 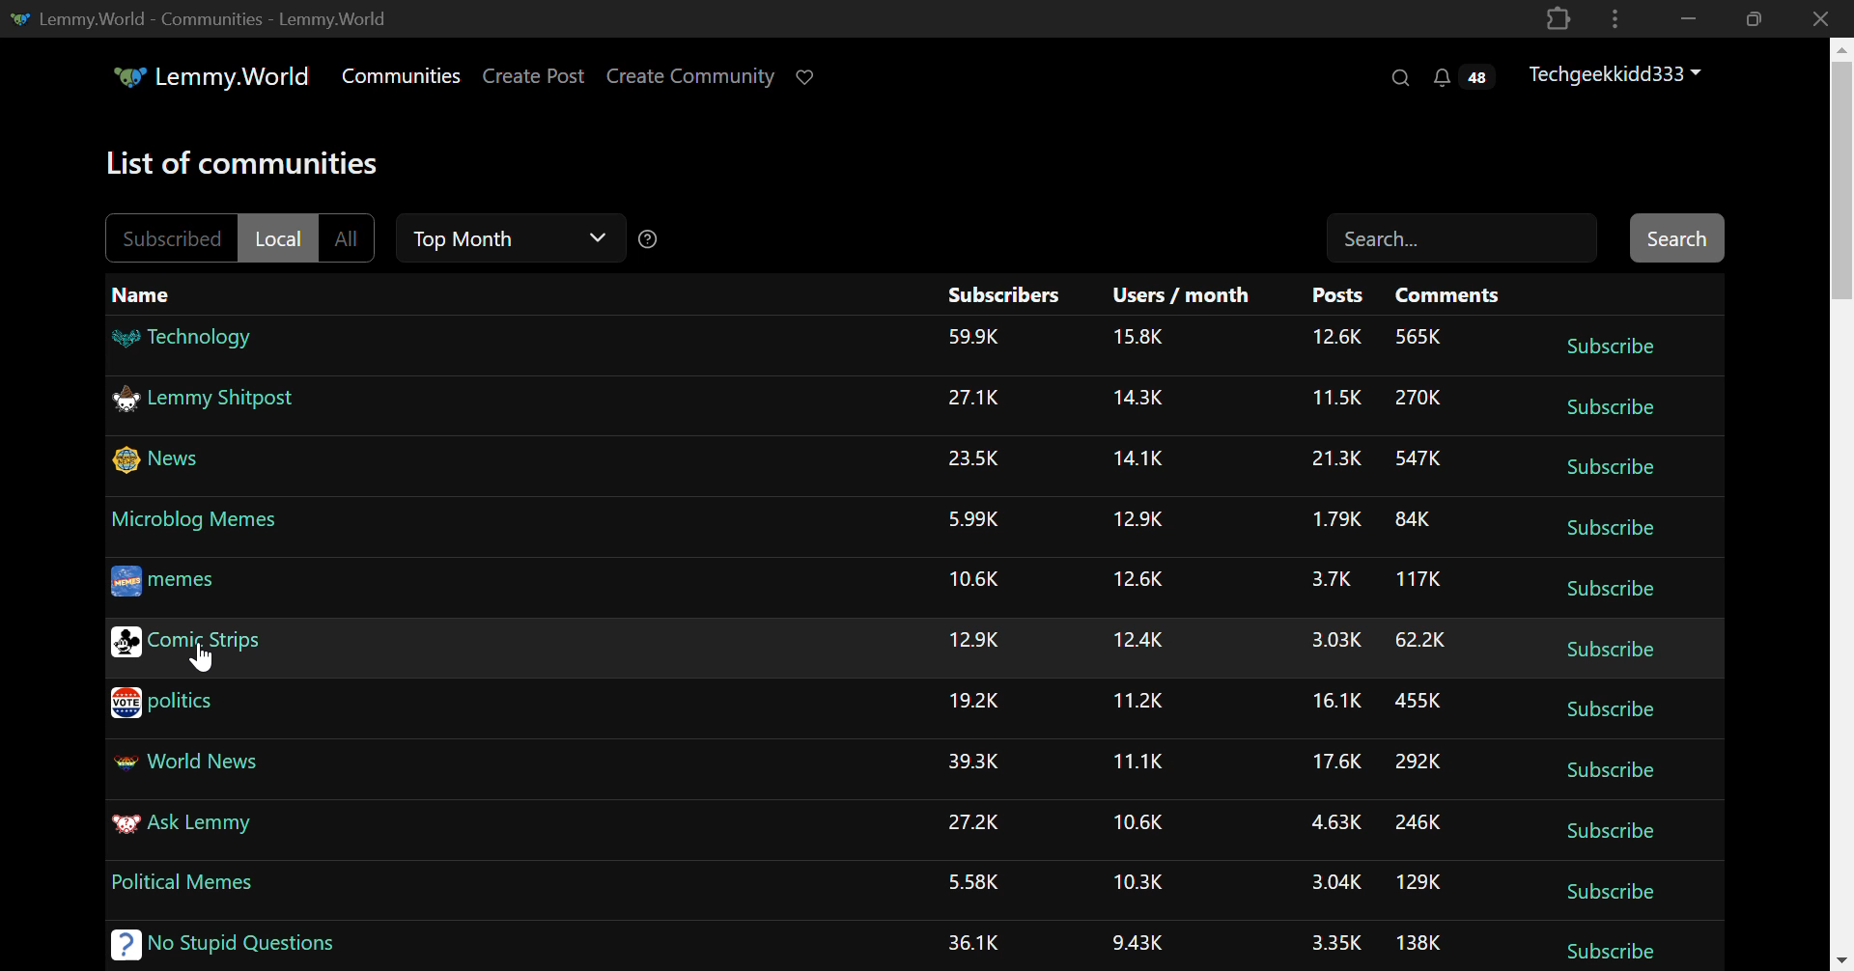 What do you see at coordinates (1337, 521) in the screenshot?
I see `1.79K` at bounding box center [1337, 521].